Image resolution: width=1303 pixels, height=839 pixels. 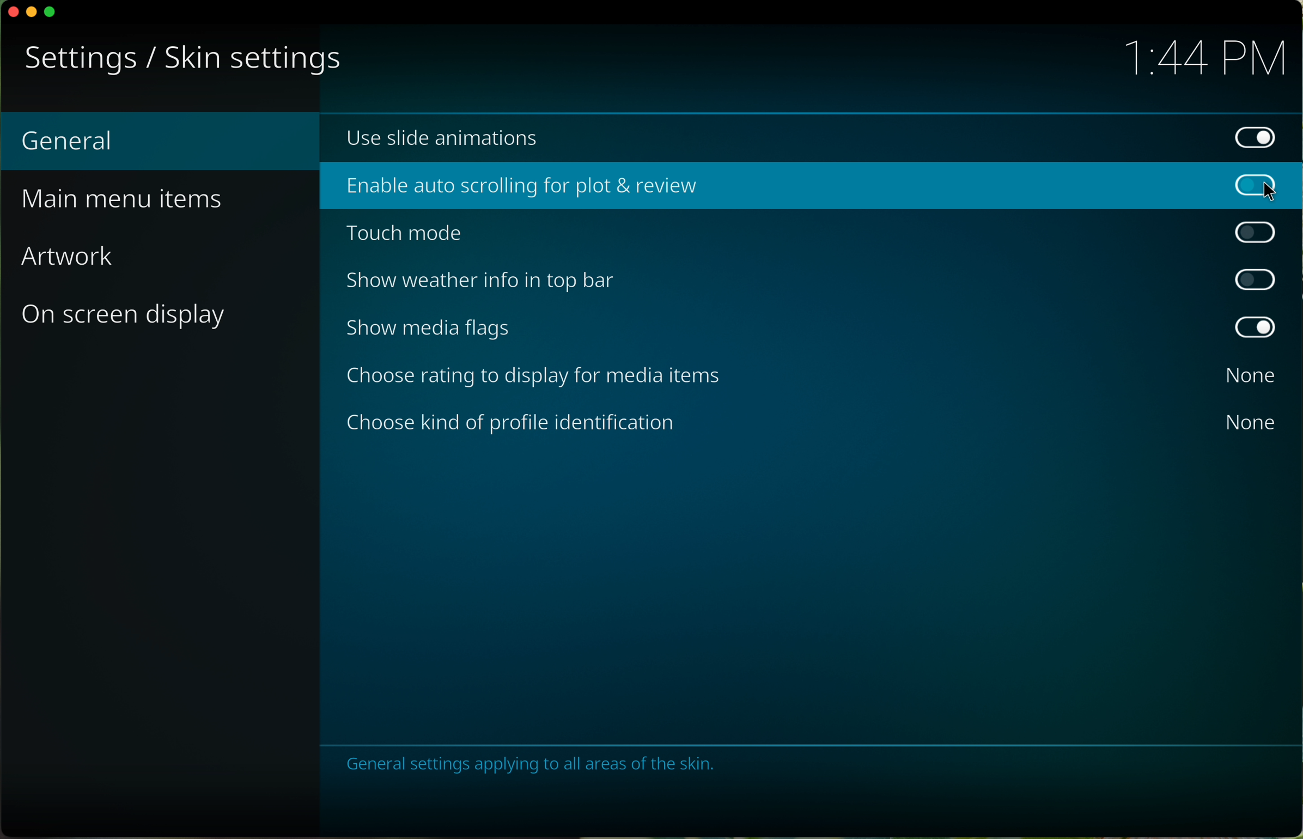 I want to click on enable use slide animations, so click(x=810, y=138).